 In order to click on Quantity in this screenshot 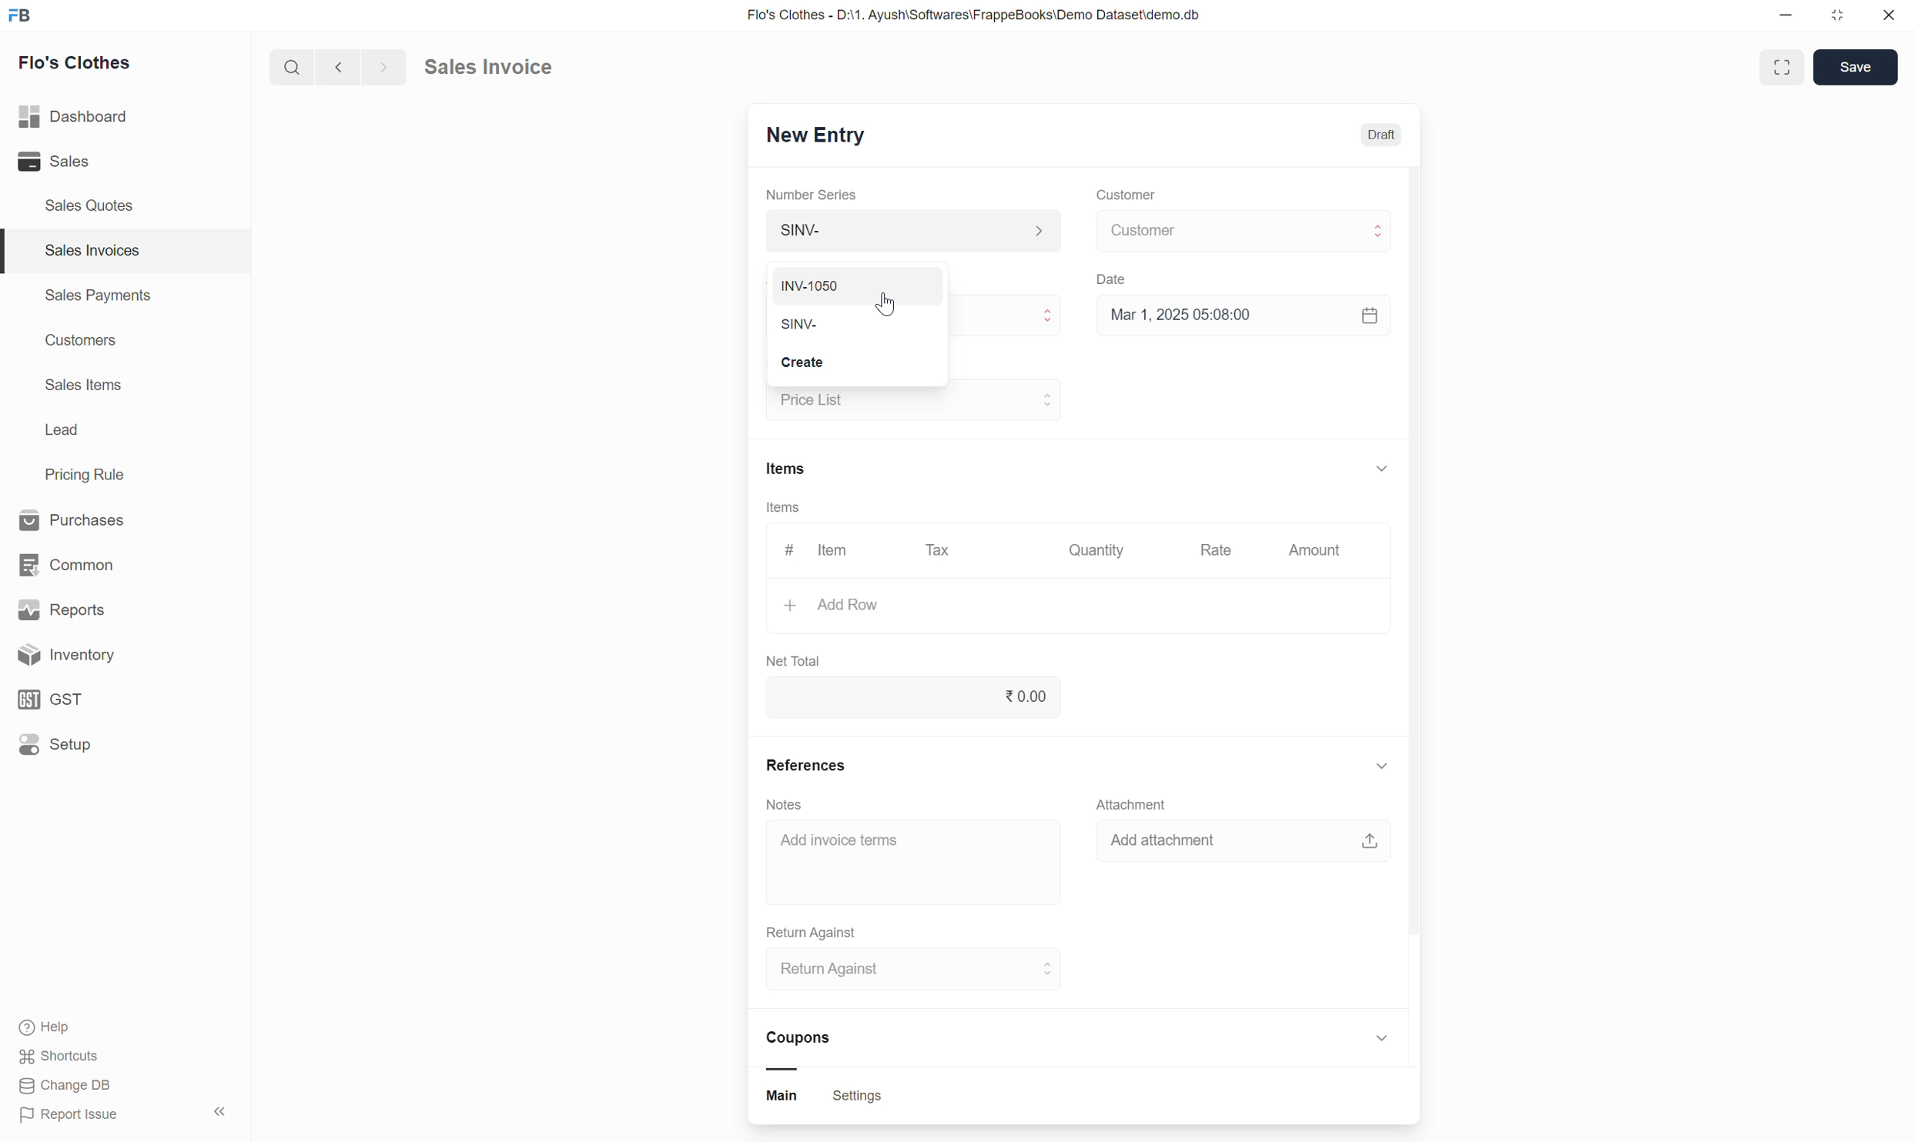, I will do `click(1102, 553)`.